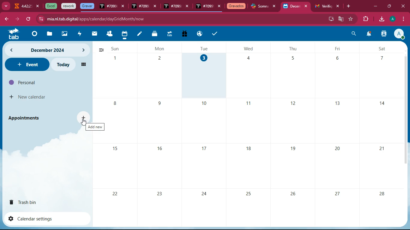  What do you see at coordinates (399, 34) in the screenshot?
I see `profile` at bounding box center [399, 34].